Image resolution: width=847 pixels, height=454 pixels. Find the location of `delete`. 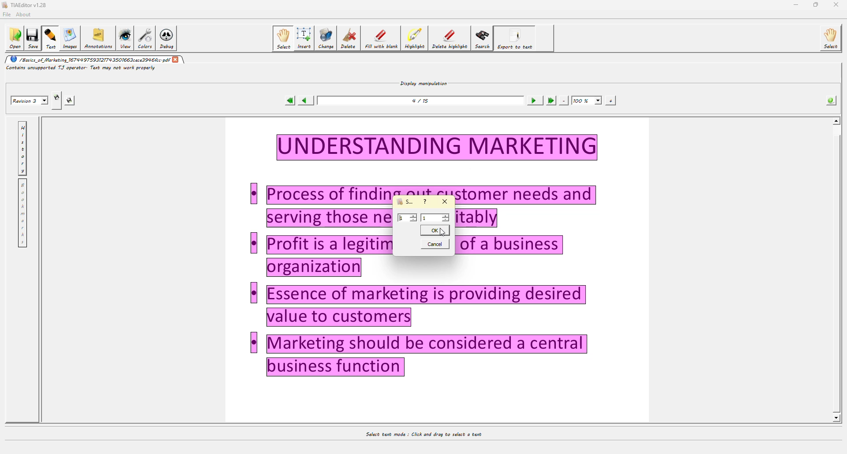

delete is located at coordinates (348, 39).